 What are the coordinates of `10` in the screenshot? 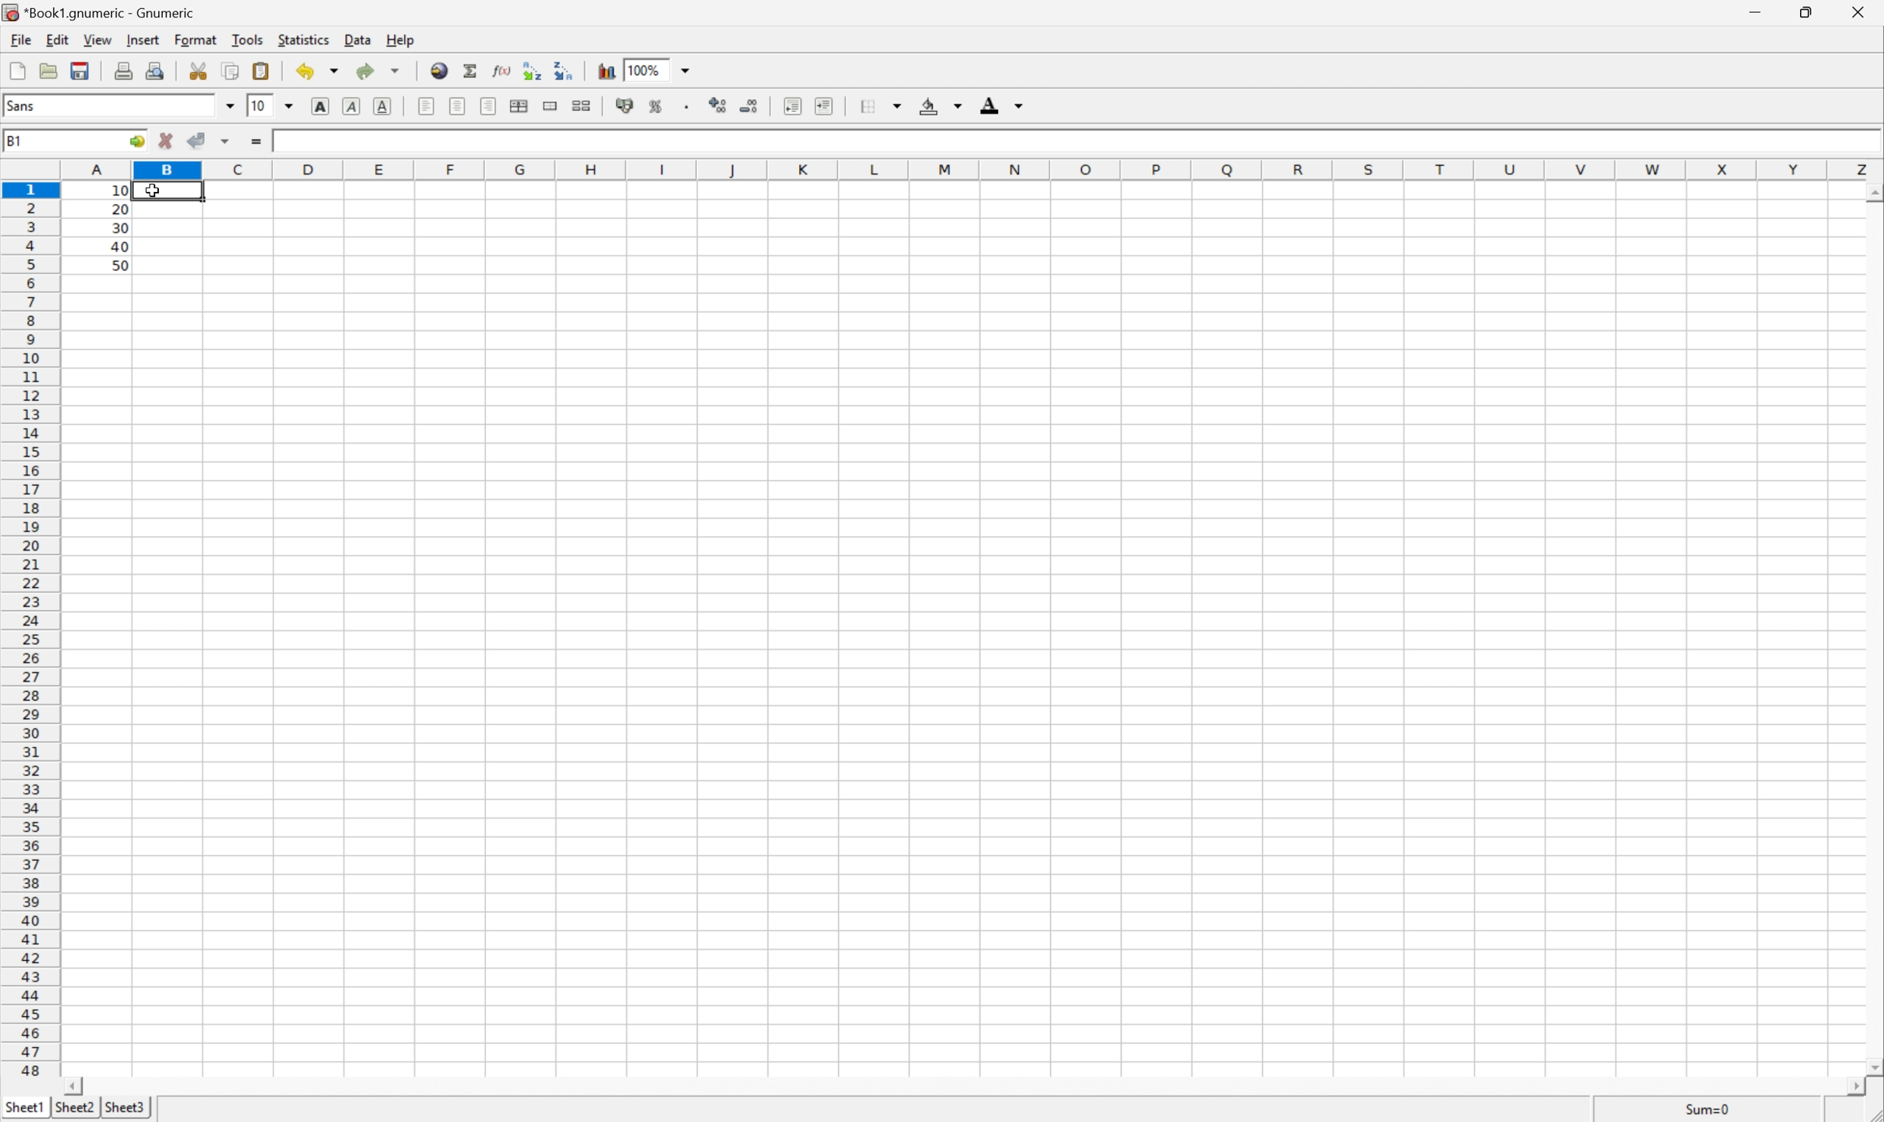 It's located at (260, 106).